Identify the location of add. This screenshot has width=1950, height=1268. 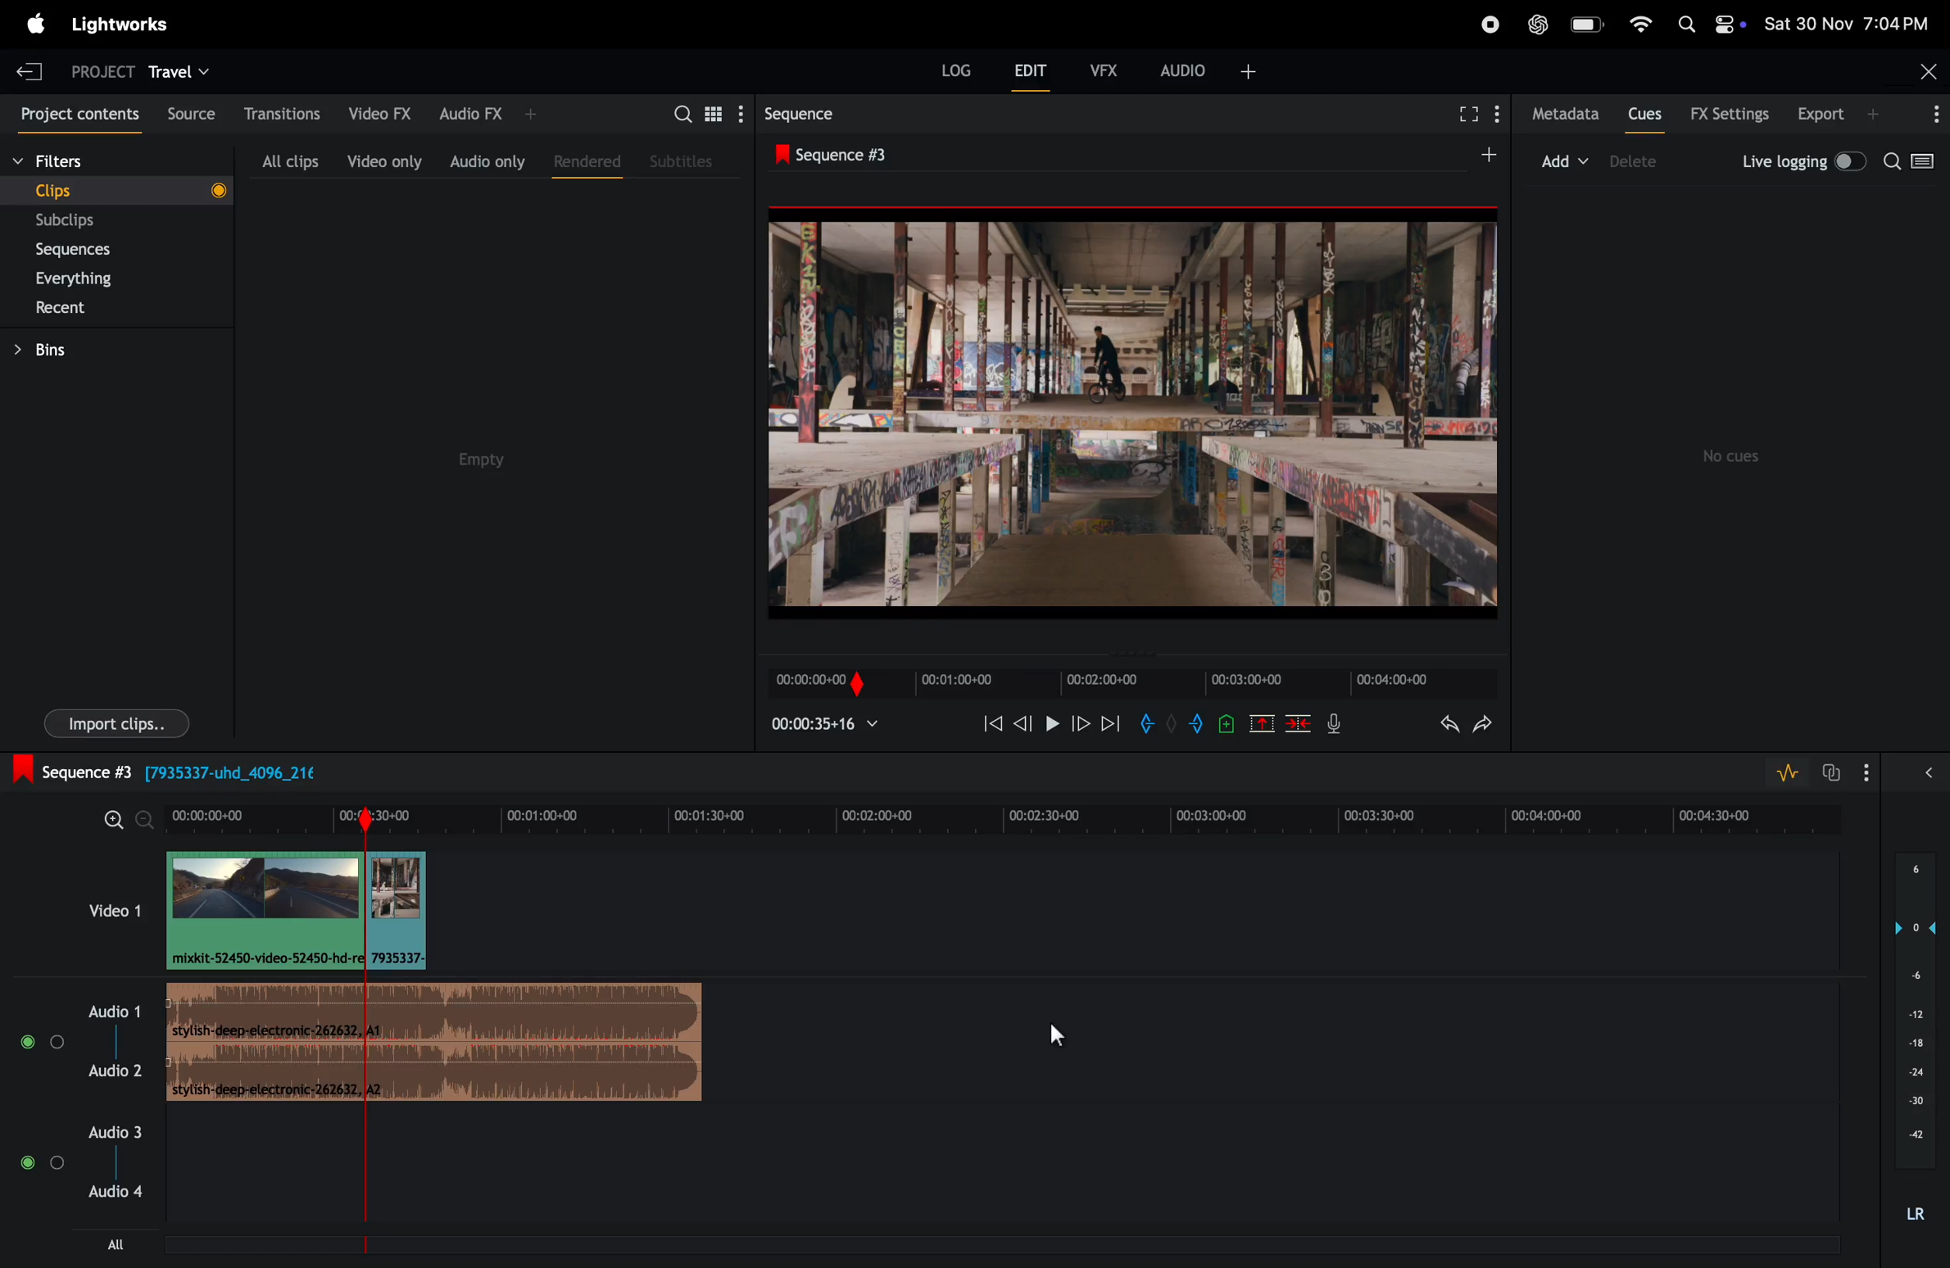
(1480, 156).